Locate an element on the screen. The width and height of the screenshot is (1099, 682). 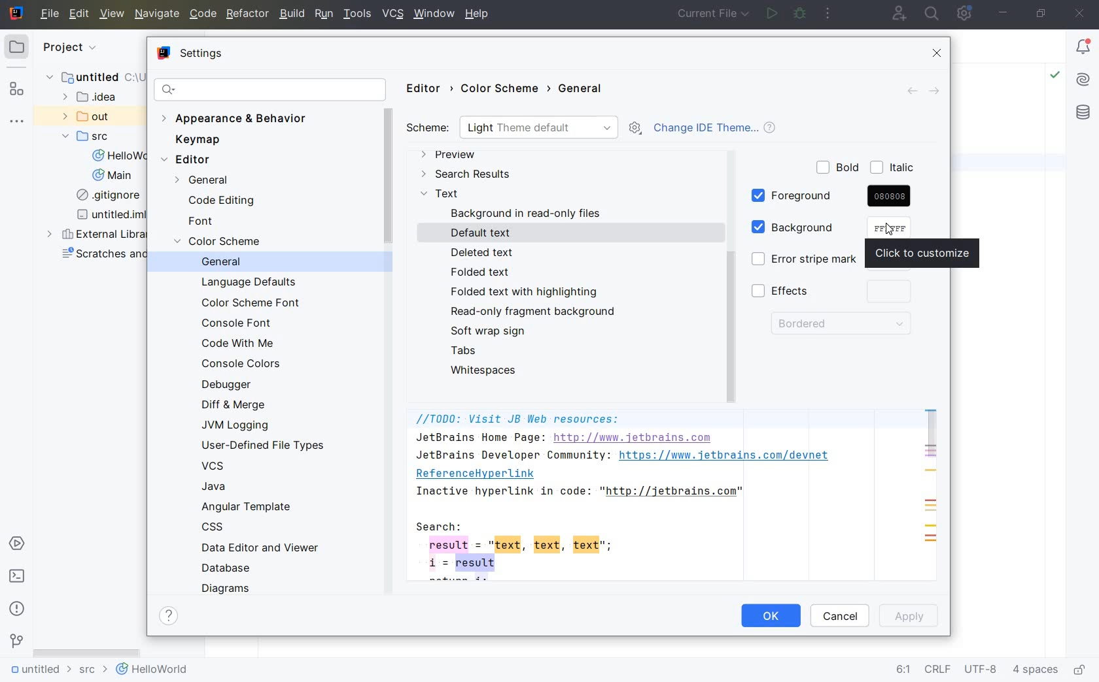
run is located at coordinates (771, 14).